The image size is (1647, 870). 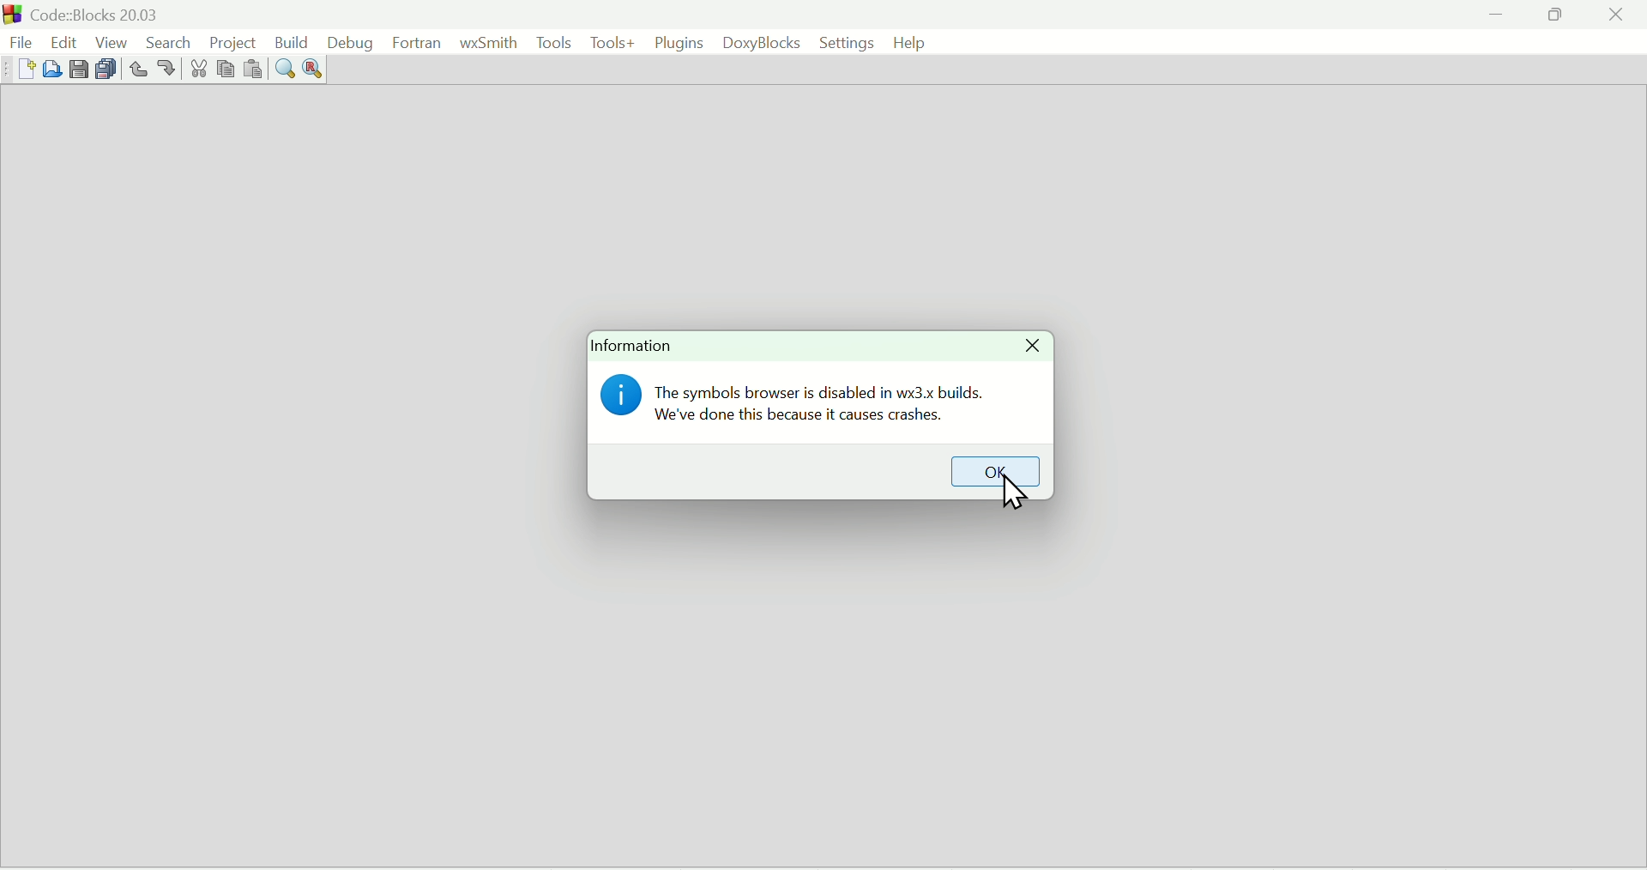 I want to click on minimize, so click(x=1496, y=15).